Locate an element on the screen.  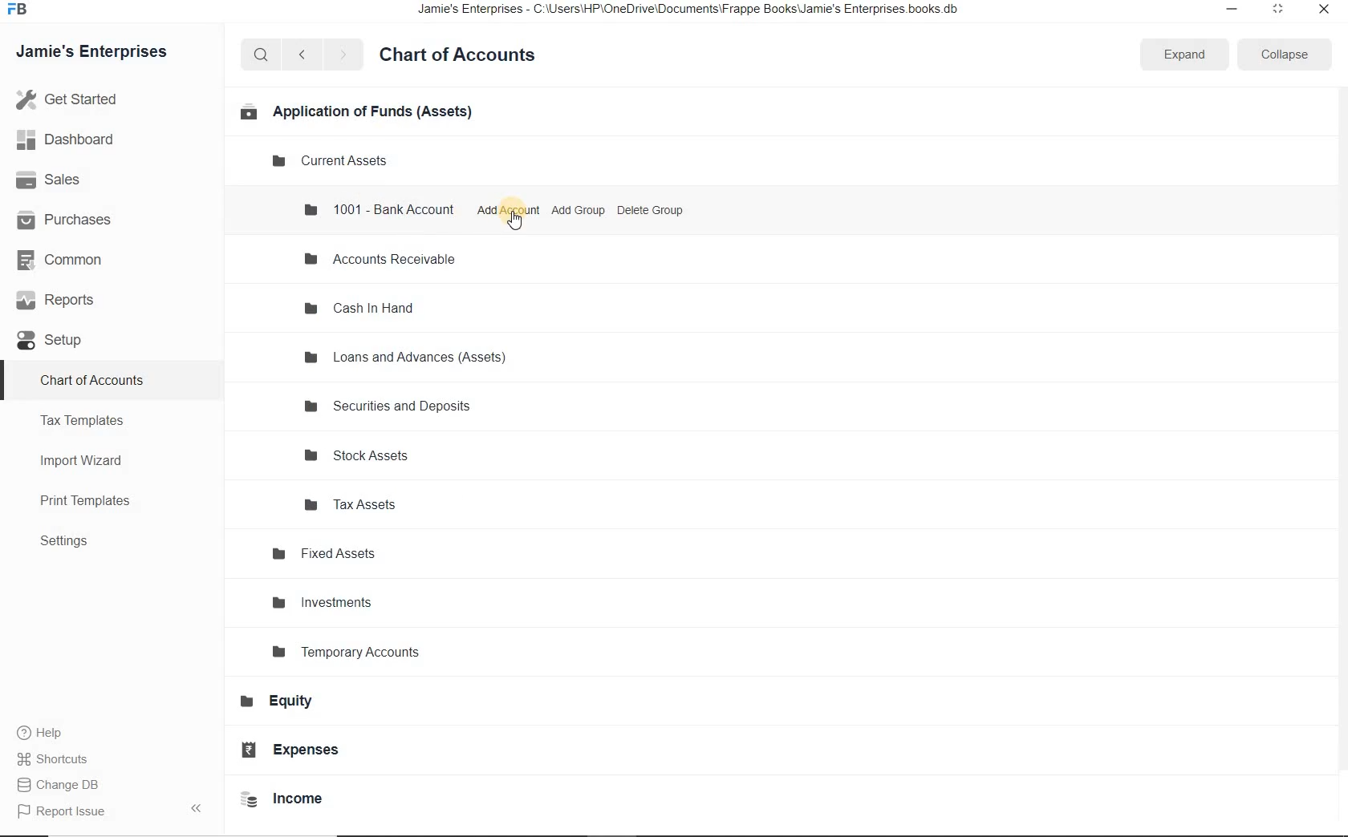
common is located at coordinates (75, 262).